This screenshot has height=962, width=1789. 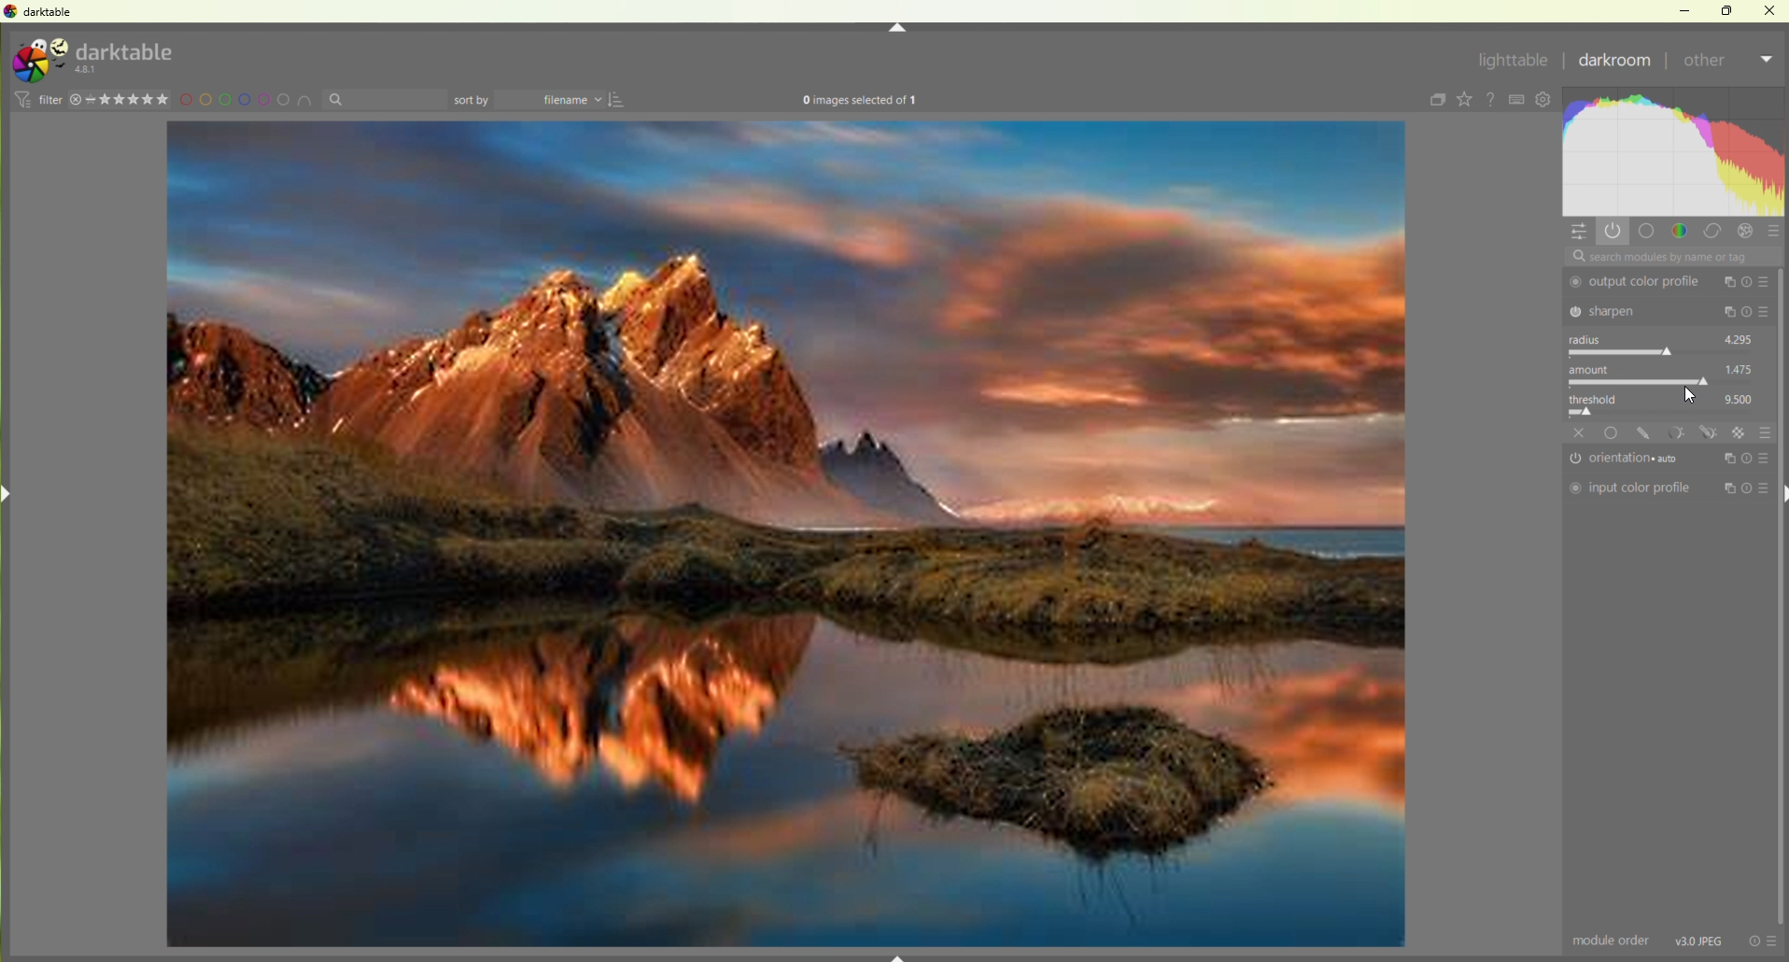 I want to click on Output color profile, so click(x=1639, y=282).